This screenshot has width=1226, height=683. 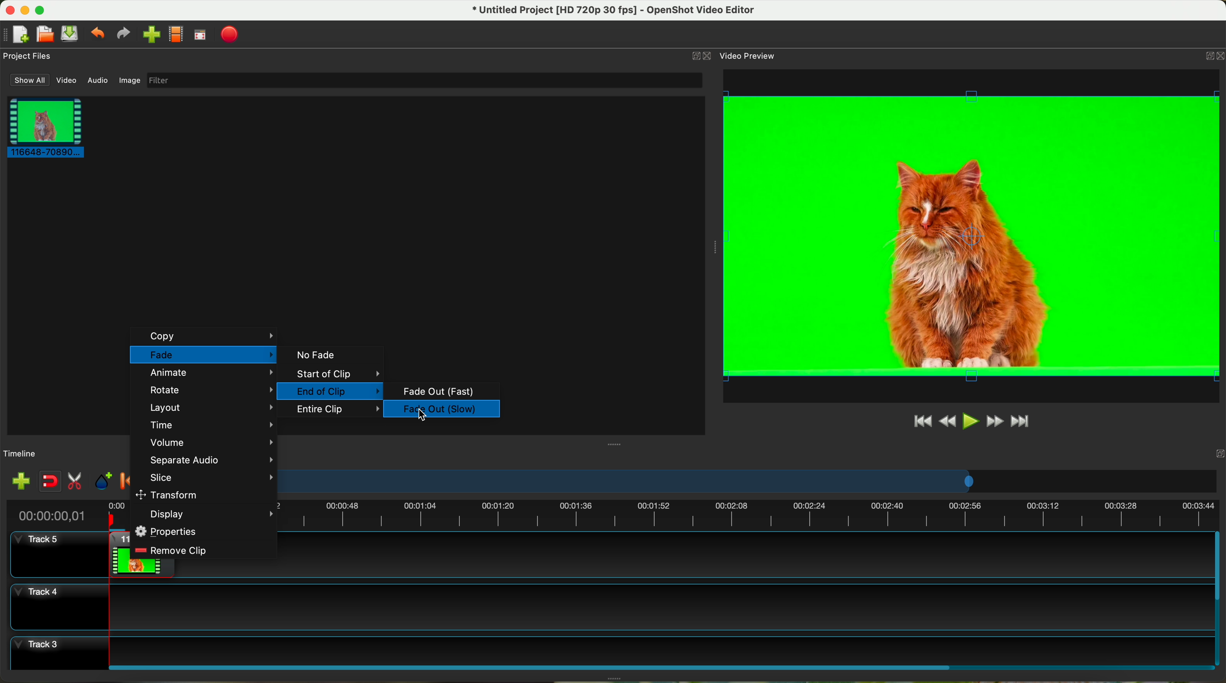 I want to click on track 5, so click(x=42, y=544).